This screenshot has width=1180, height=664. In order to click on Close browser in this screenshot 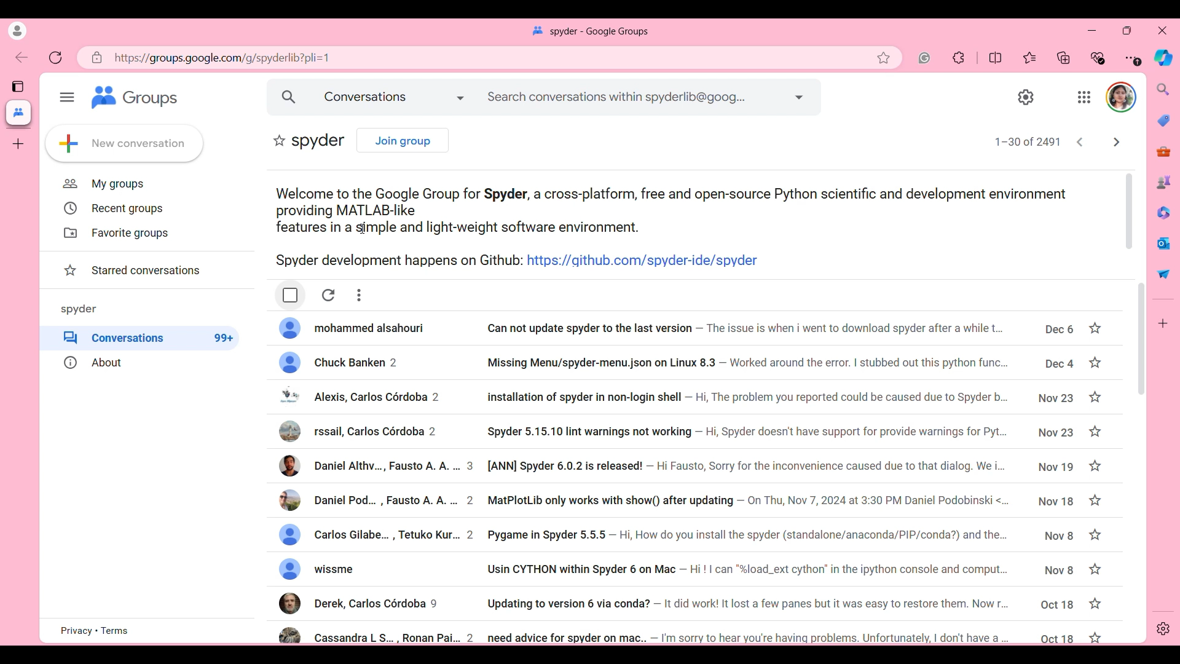, I will do `click(1162, 30)`.